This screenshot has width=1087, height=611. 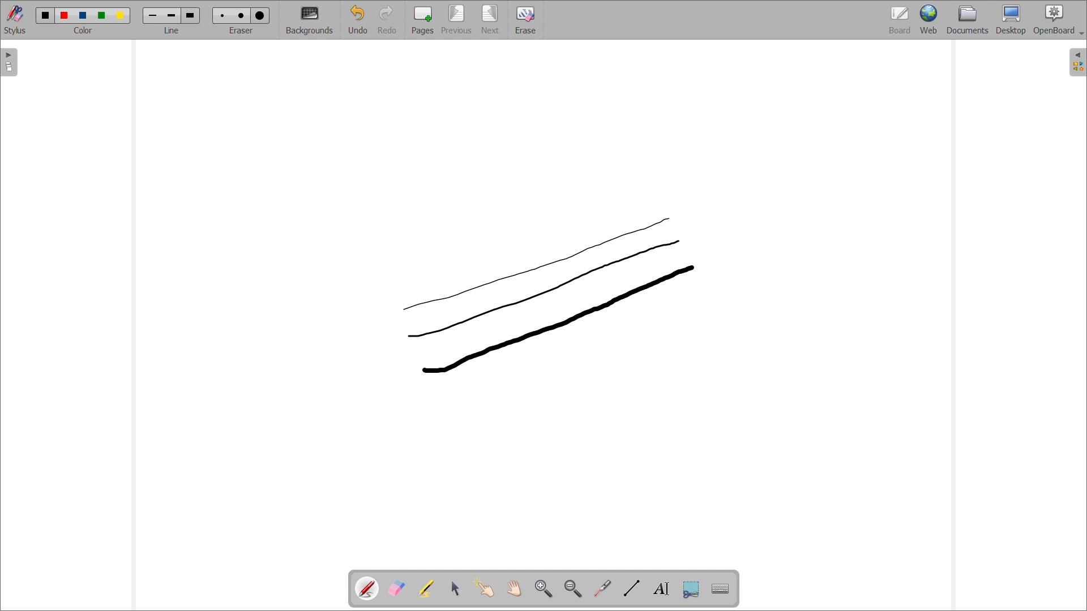 What do you see at coordinates (426, 588) in the screenshot?
I see `highlights` at bounding box center [426, 588].